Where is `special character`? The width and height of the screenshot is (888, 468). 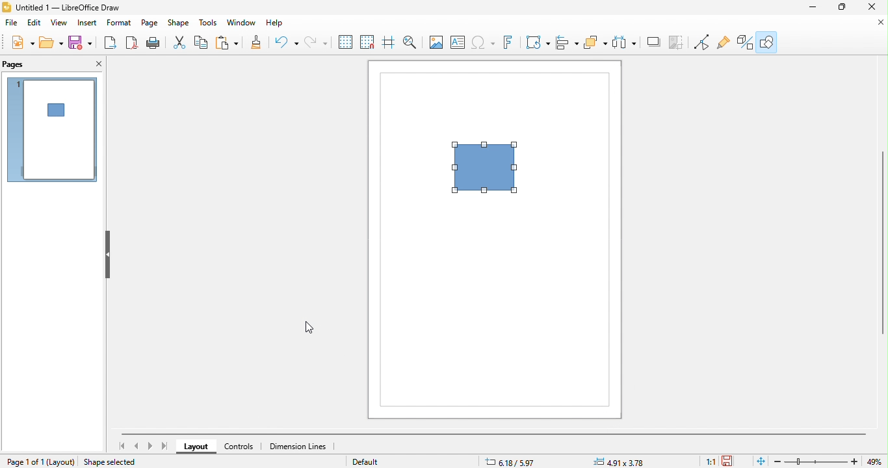
special character is located at coordinates (484, 43).